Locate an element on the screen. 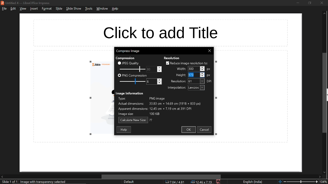 The image size is (328, 184). Increase  is located at coordinates (203, 73).